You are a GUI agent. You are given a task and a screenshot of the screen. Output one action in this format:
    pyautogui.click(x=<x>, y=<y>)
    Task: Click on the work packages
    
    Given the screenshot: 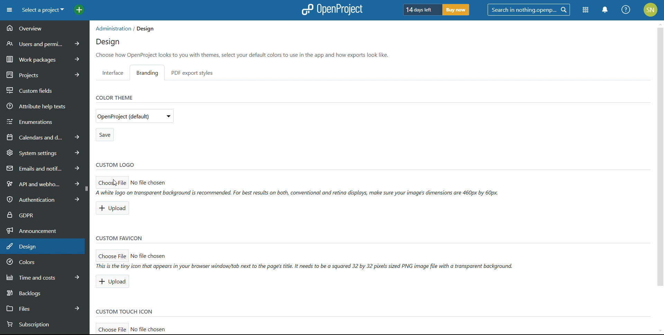 What is the action you would take?
    pyautogui.click(x=45, y=58)
    